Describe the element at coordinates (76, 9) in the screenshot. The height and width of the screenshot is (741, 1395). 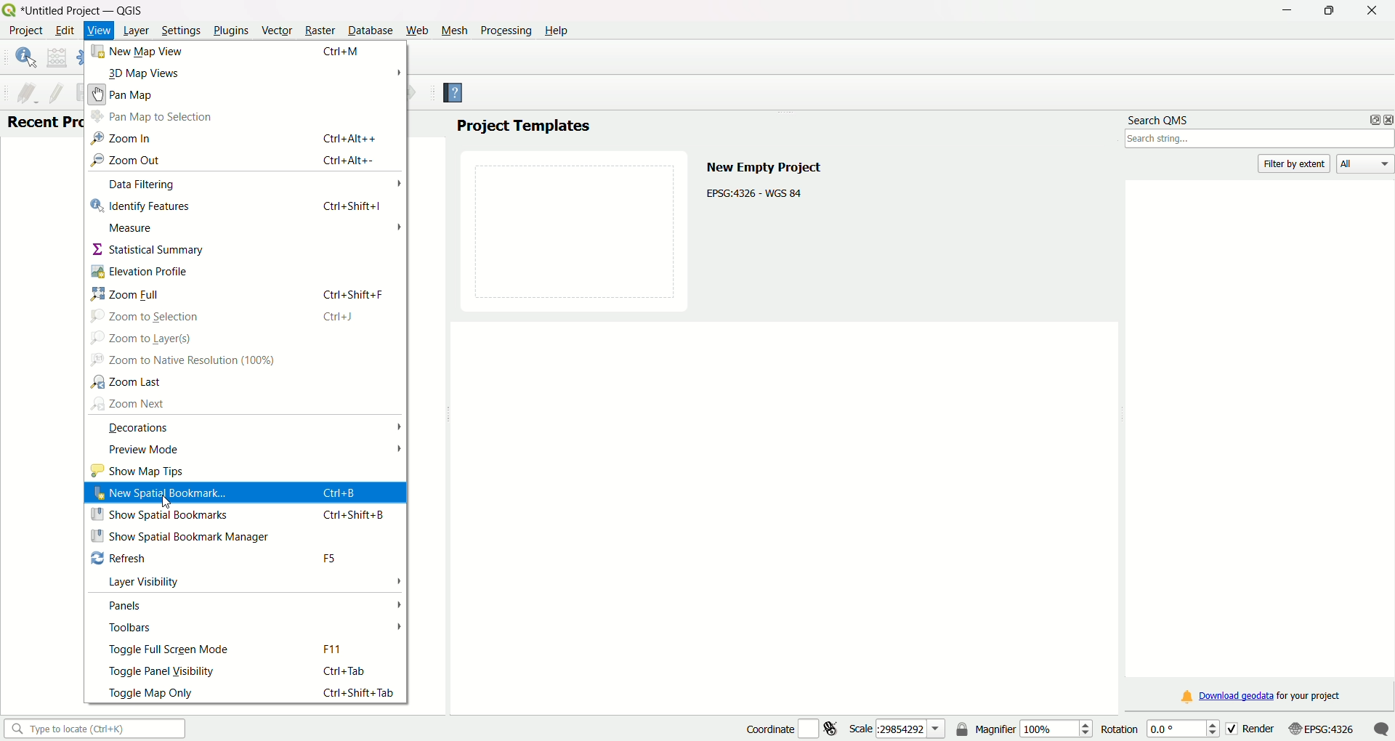
I see `logo and title` at that location.